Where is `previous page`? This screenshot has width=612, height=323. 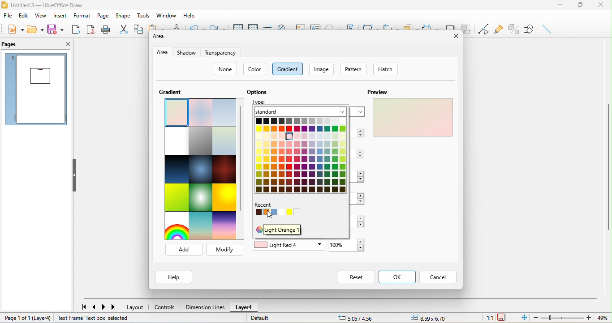
previous page is located at coordinates (95, 307).